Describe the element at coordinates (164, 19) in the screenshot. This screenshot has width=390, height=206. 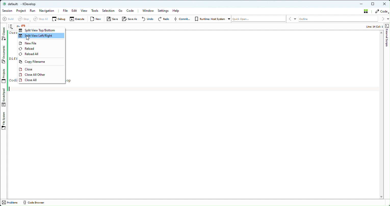
I see `Redo` at that location.